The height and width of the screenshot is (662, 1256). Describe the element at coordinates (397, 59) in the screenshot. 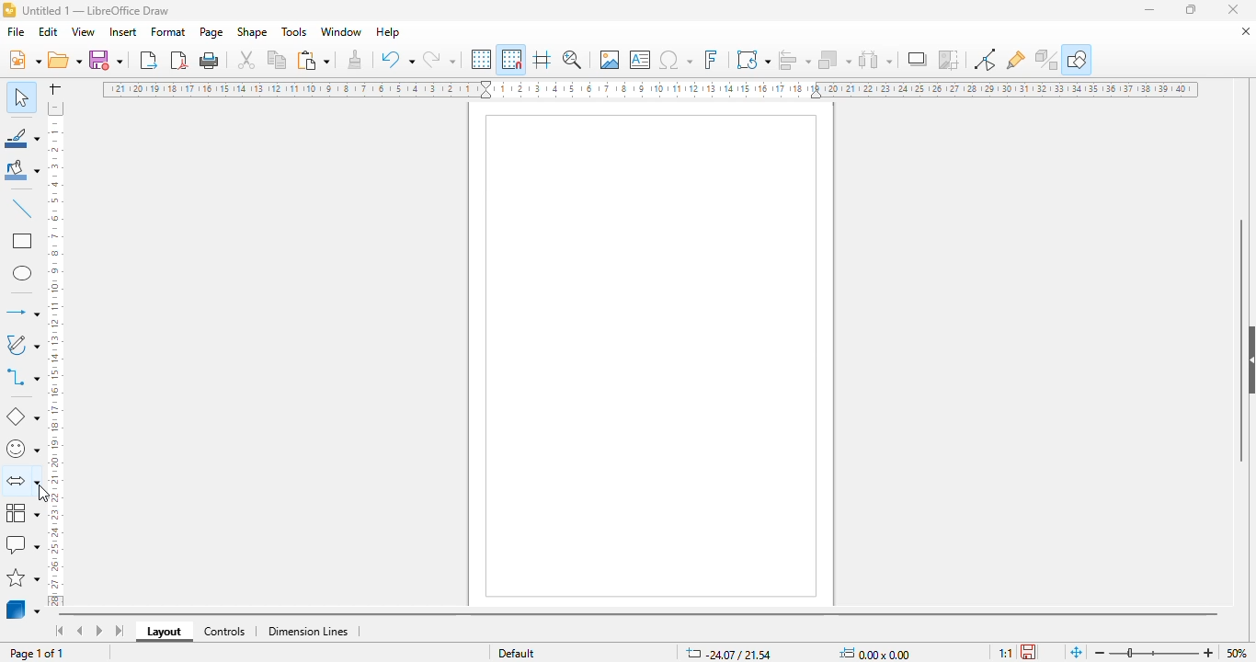

I see `undo` at that location.